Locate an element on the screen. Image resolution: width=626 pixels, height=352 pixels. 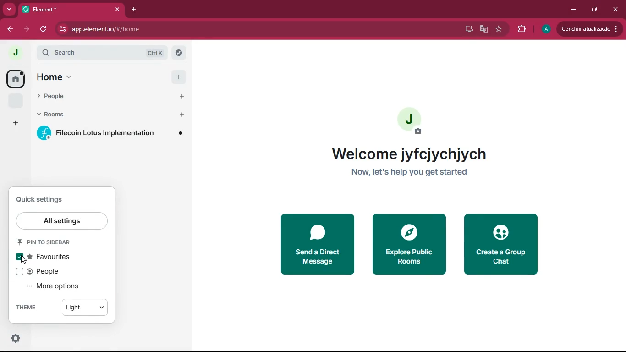
explore  is located at coordinates (408, 244).